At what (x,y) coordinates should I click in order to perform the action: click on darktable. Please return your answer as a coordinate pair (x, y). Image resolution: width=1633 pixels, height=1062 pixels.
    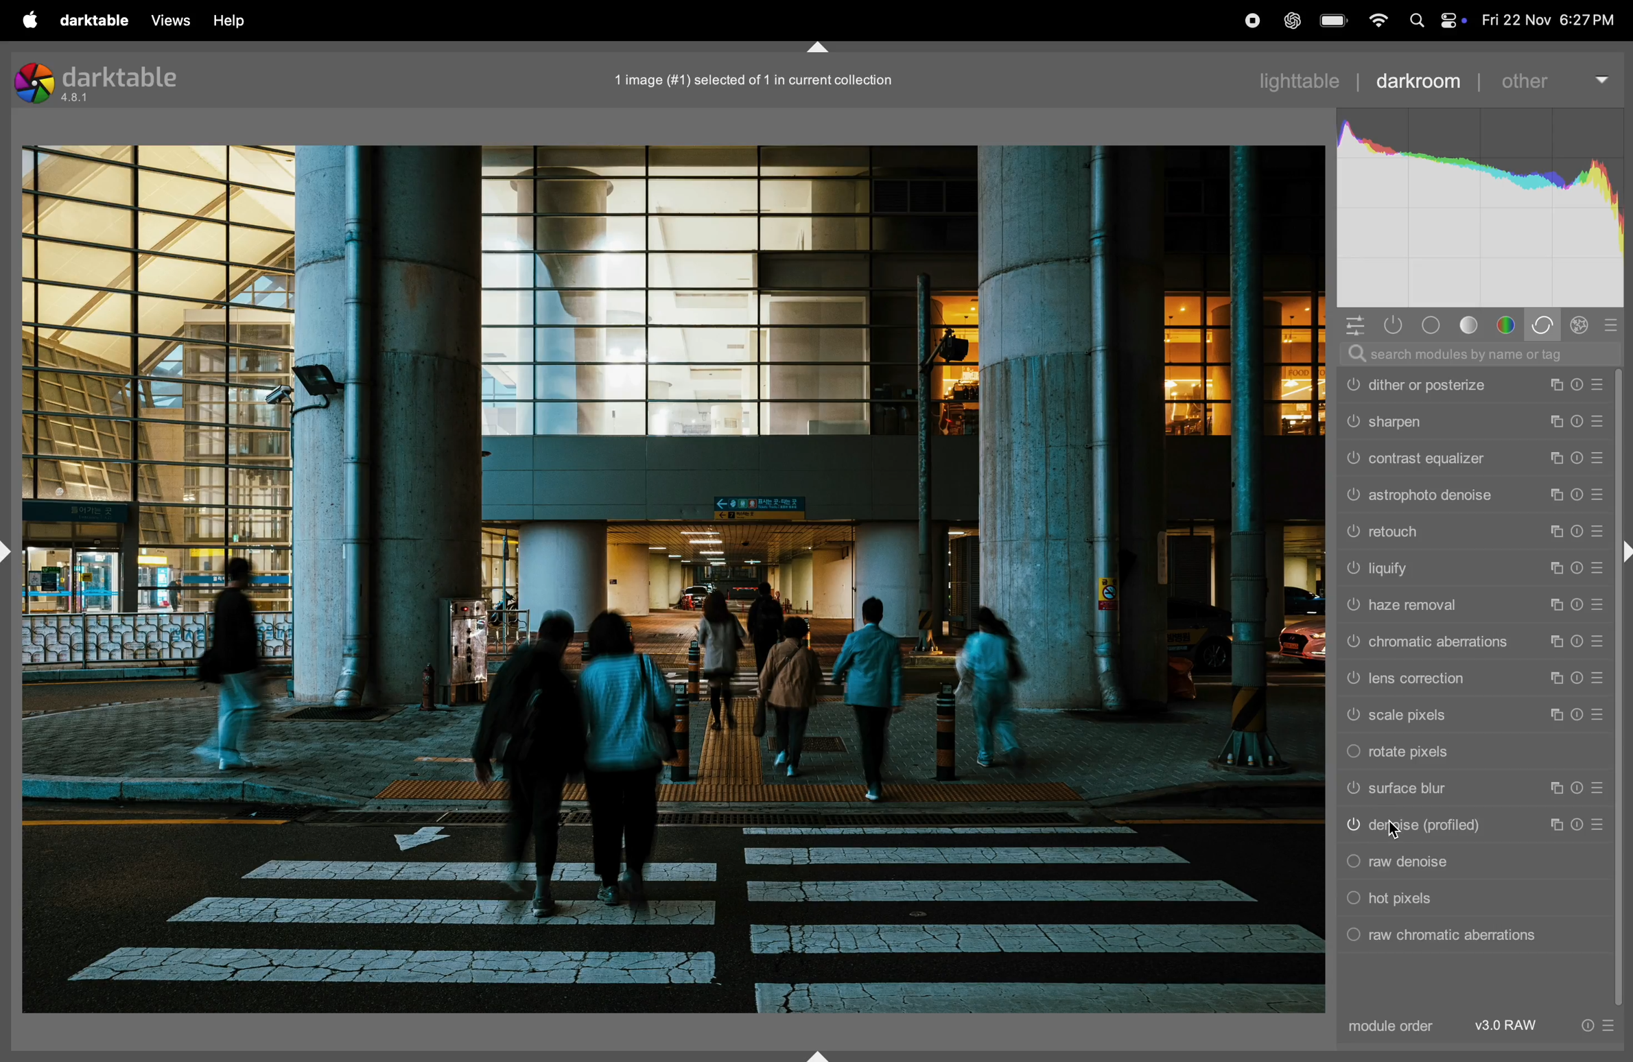
    Looking at the image, I should click on (97, 21).